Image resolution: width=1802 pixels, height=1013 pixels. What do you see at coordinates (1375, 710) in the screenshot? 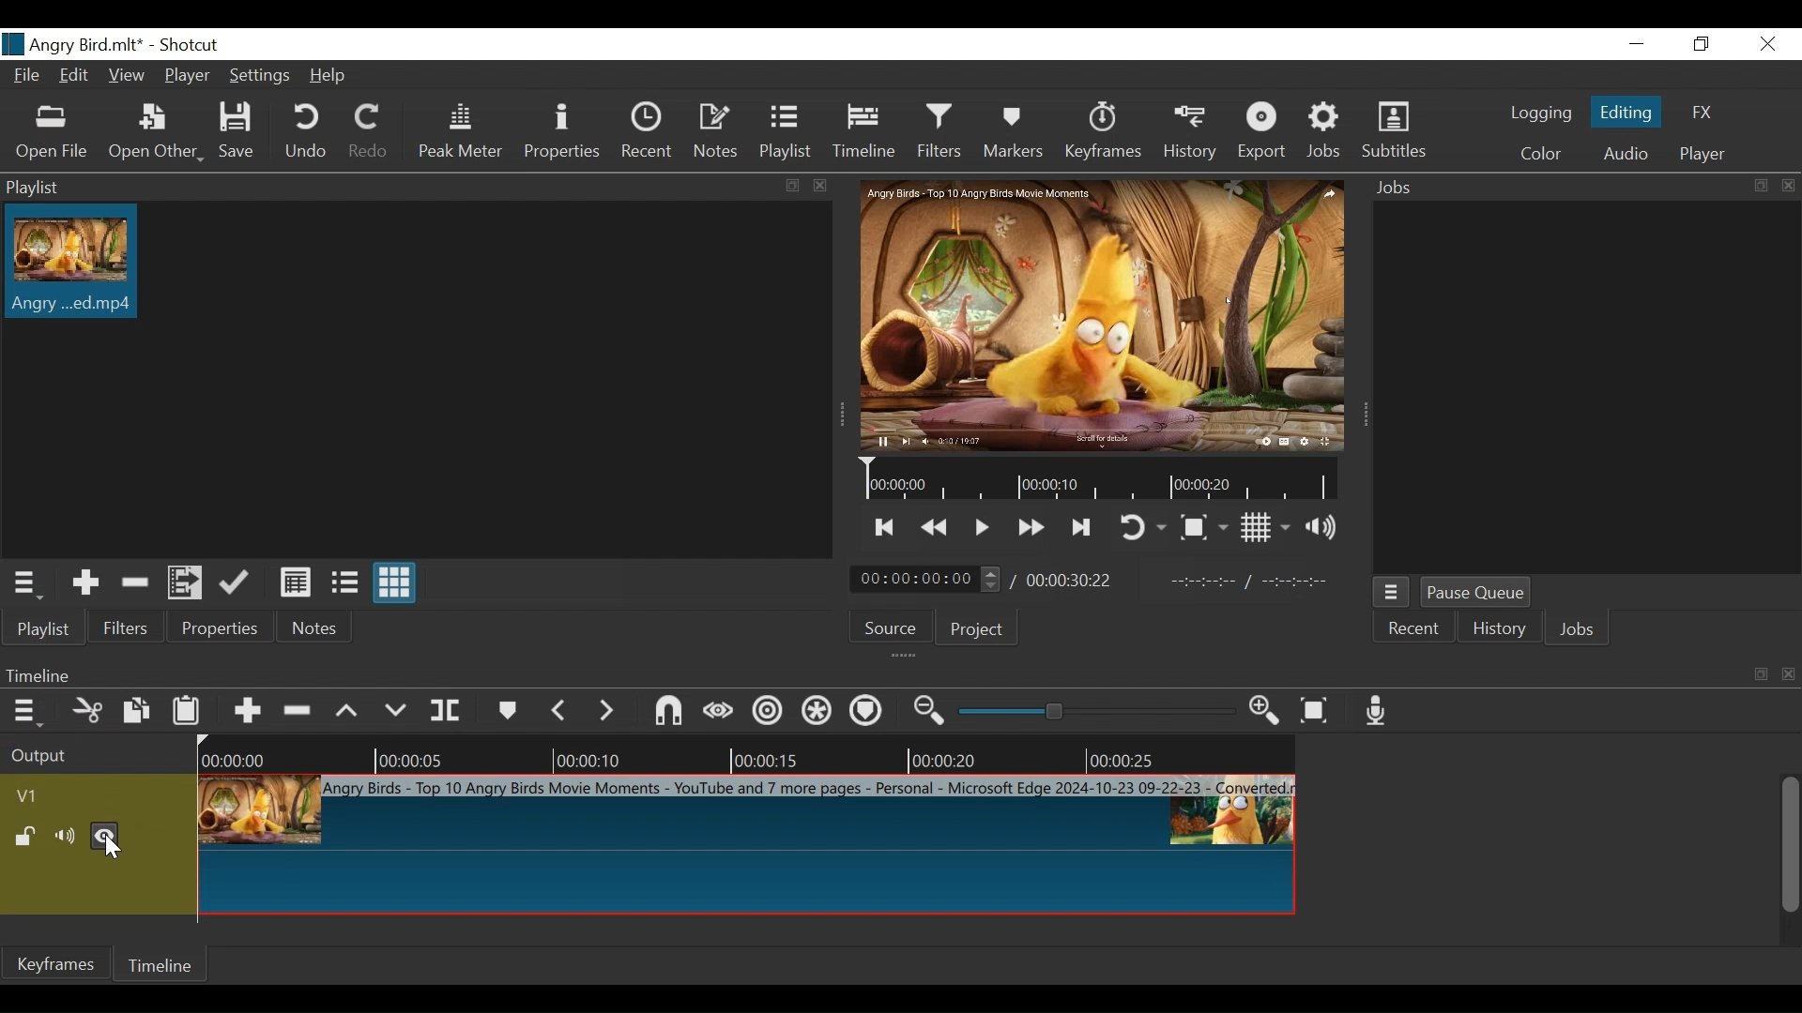
I see `Record audio` at bounding box center [1375, 710].